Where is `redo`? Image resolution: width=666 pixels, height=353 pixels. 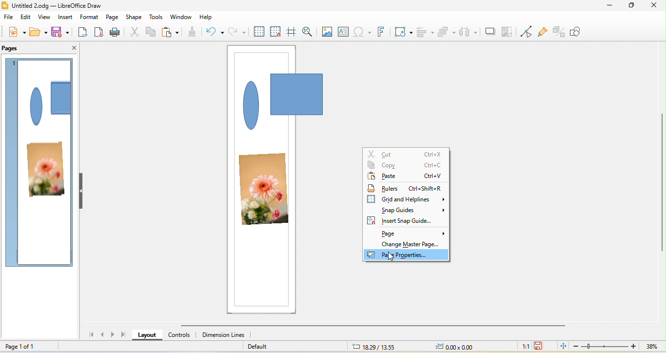 redo is located at coordinates (237, 34).